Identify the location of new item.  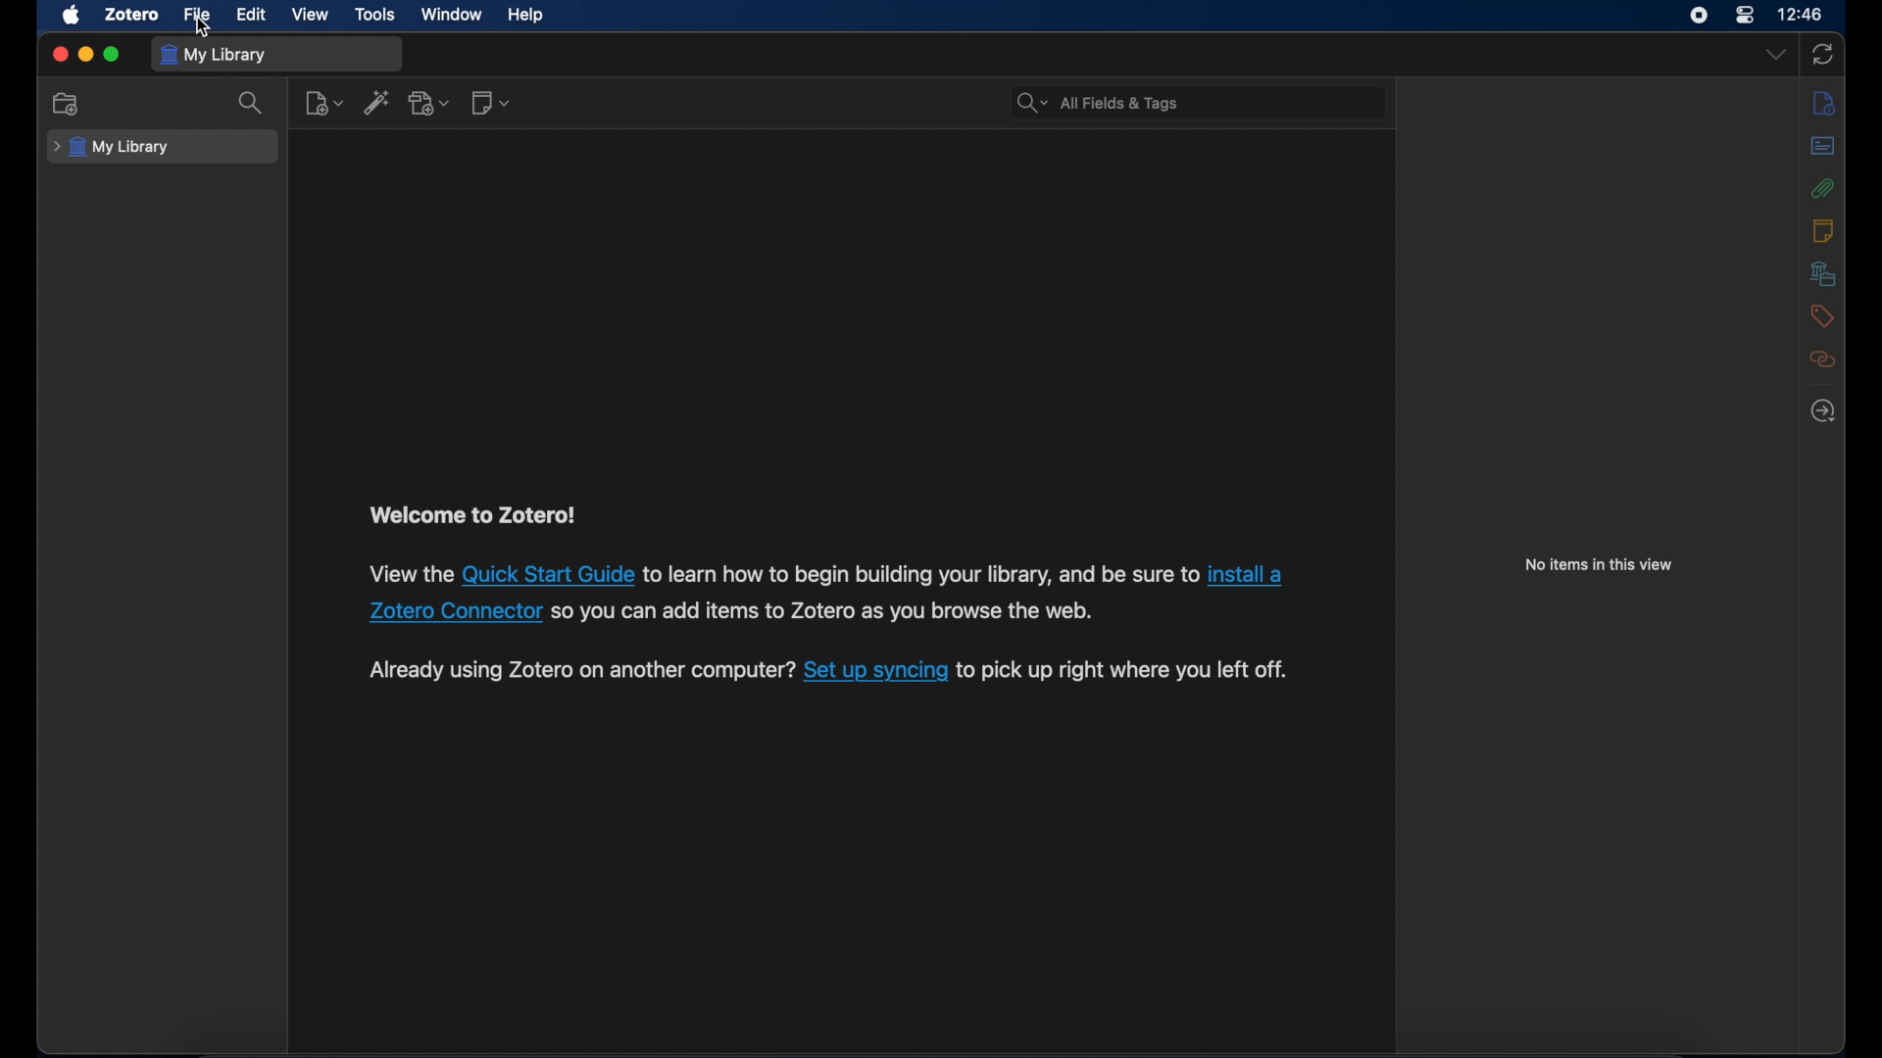
(324, 103).